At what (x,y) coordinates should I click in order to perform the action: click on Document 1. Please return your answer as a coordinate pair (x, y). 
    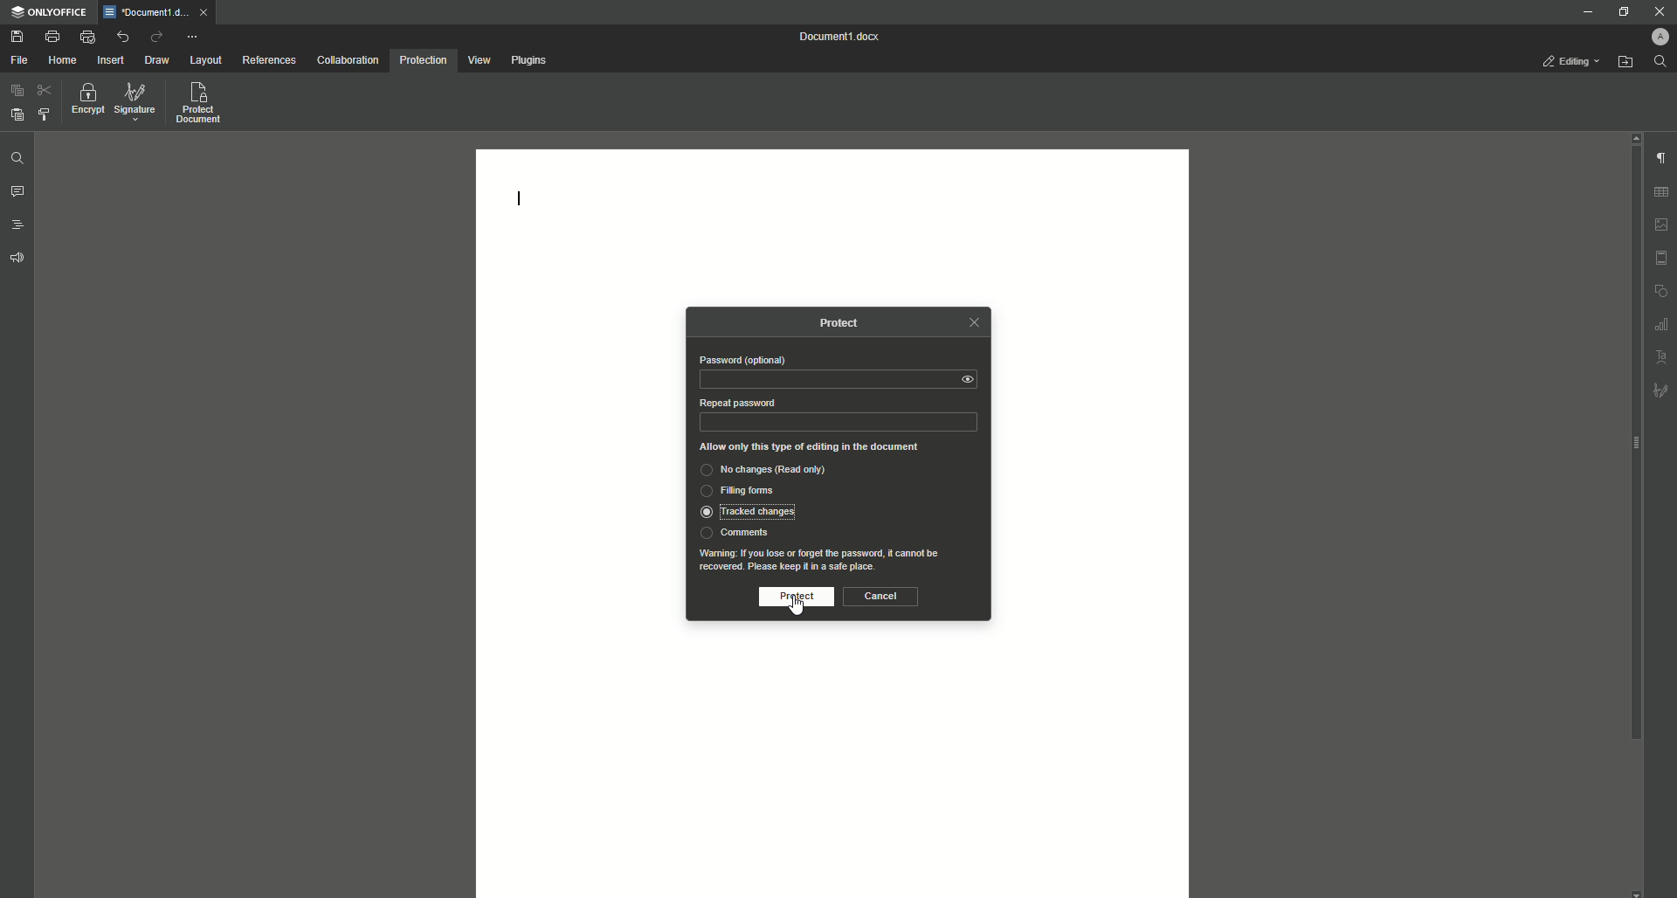
    Looking at the image, I should click on (843, 37).